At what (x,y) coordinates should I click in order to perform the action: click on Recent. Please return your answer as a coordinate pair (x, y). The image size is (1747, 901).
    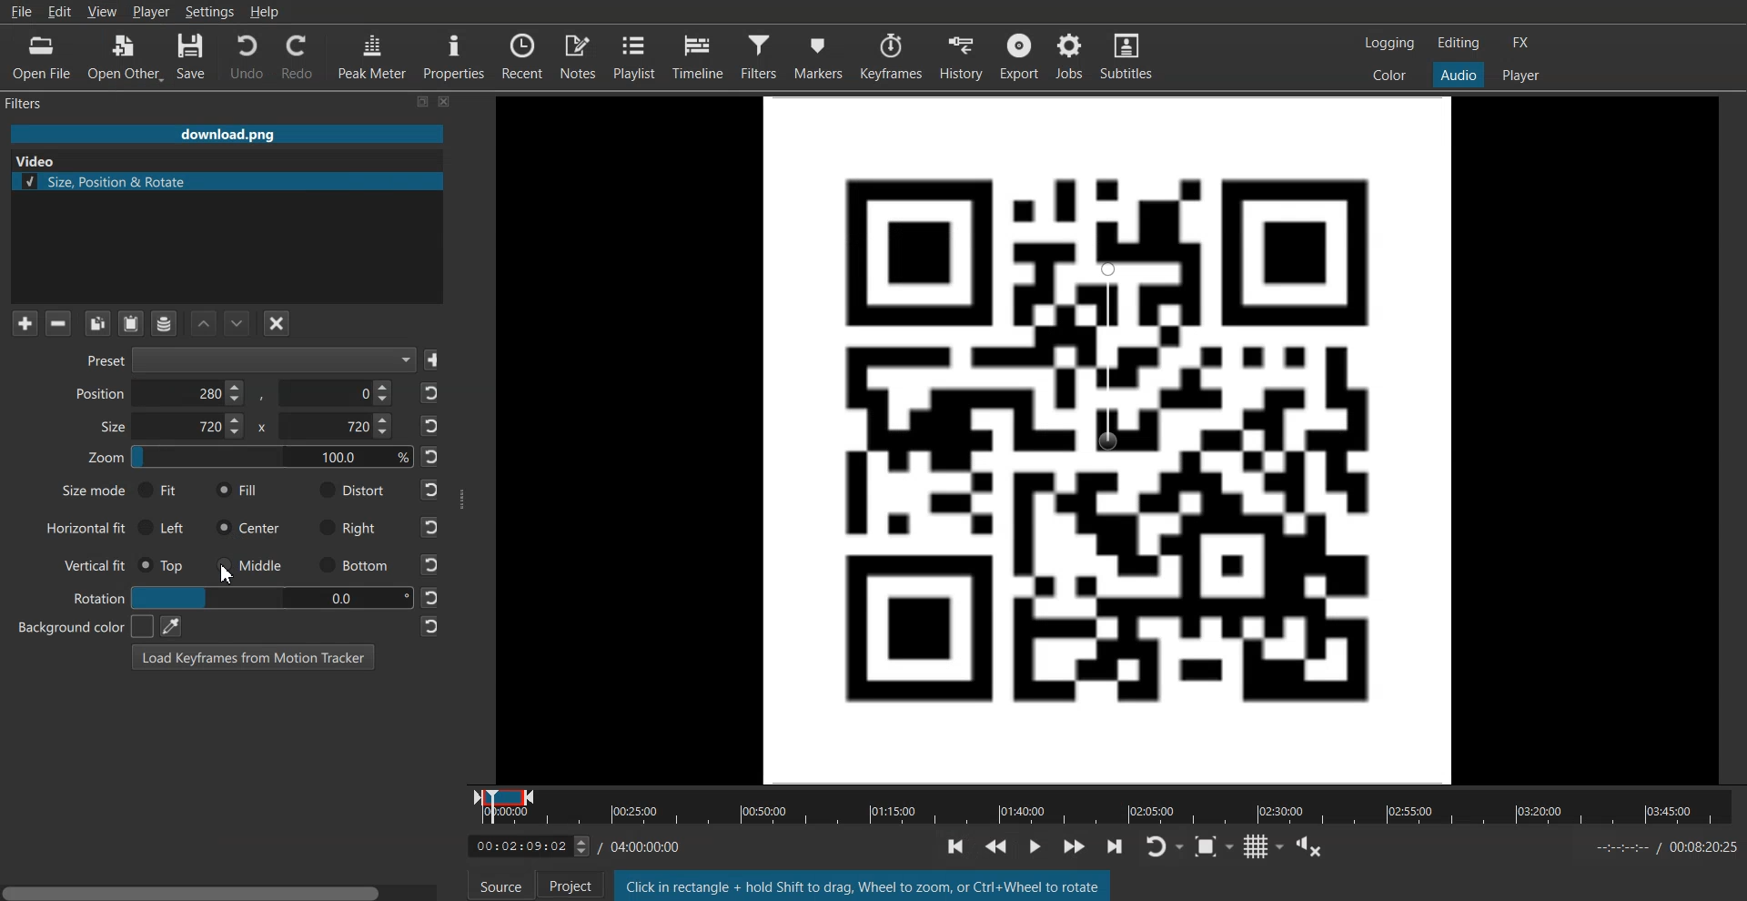
    Looking at the image, I should click on (523, 56).